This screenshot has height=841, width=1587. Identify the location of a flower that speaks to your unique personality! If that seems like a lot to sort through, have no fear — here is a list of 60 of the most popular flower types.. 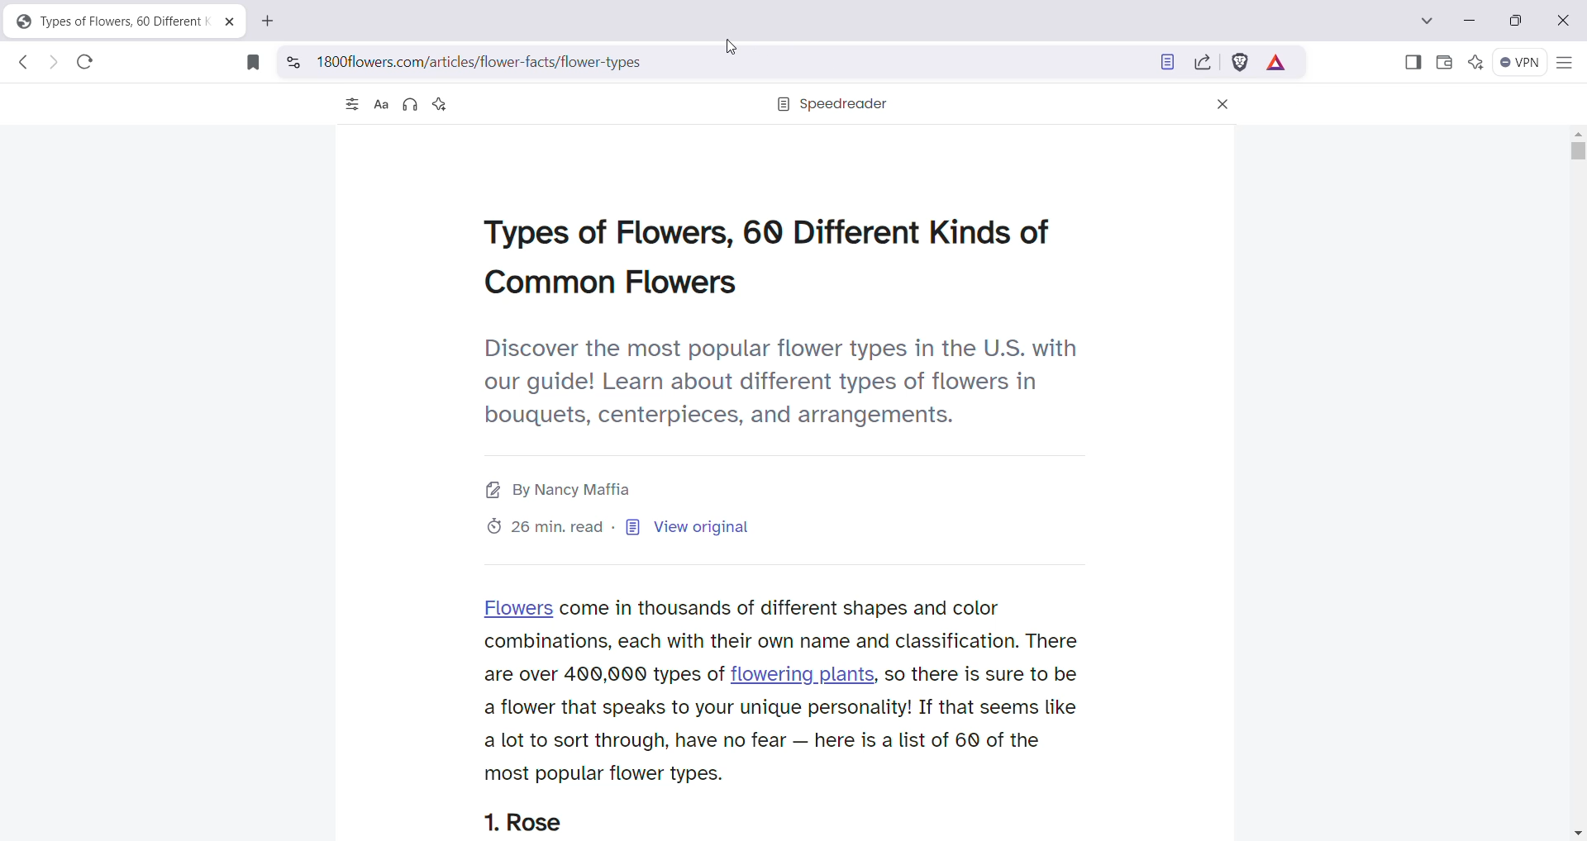
(782, 741).